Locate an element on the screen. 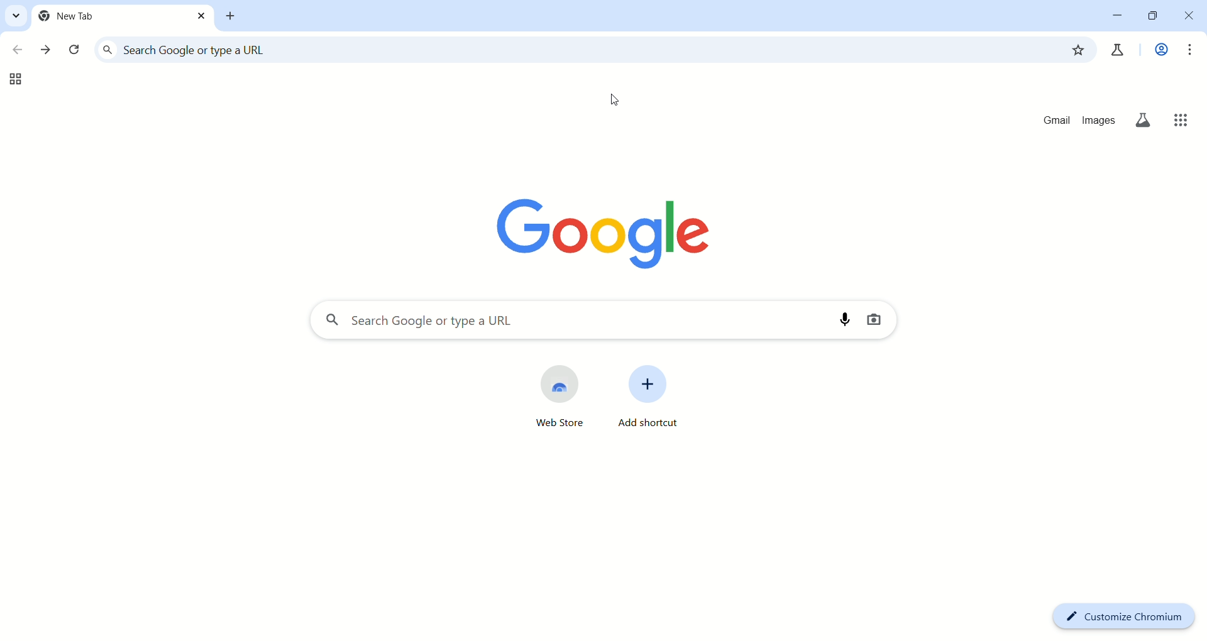 The image size is (1207, 641). minimize is located at coordinates (1118, 14).